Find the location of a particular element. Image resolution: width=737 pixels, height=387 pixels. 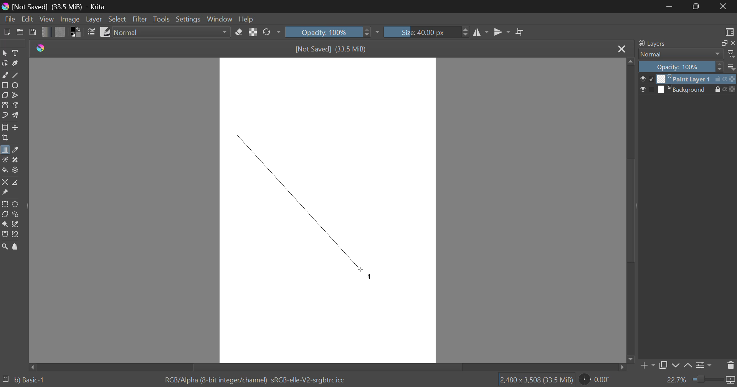

File is located at coordinates (9, 18).